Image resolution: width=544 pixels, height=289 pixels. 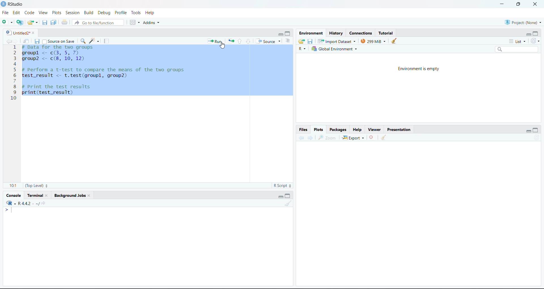 I want to click on view the current working directory, so click(x=44, y=203).